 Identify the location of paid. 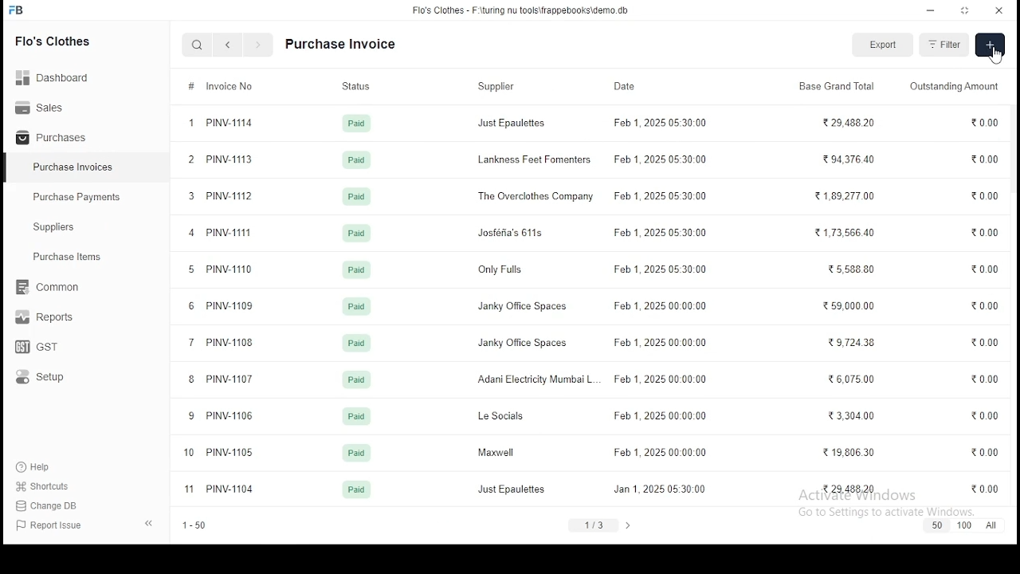
(358, 489).